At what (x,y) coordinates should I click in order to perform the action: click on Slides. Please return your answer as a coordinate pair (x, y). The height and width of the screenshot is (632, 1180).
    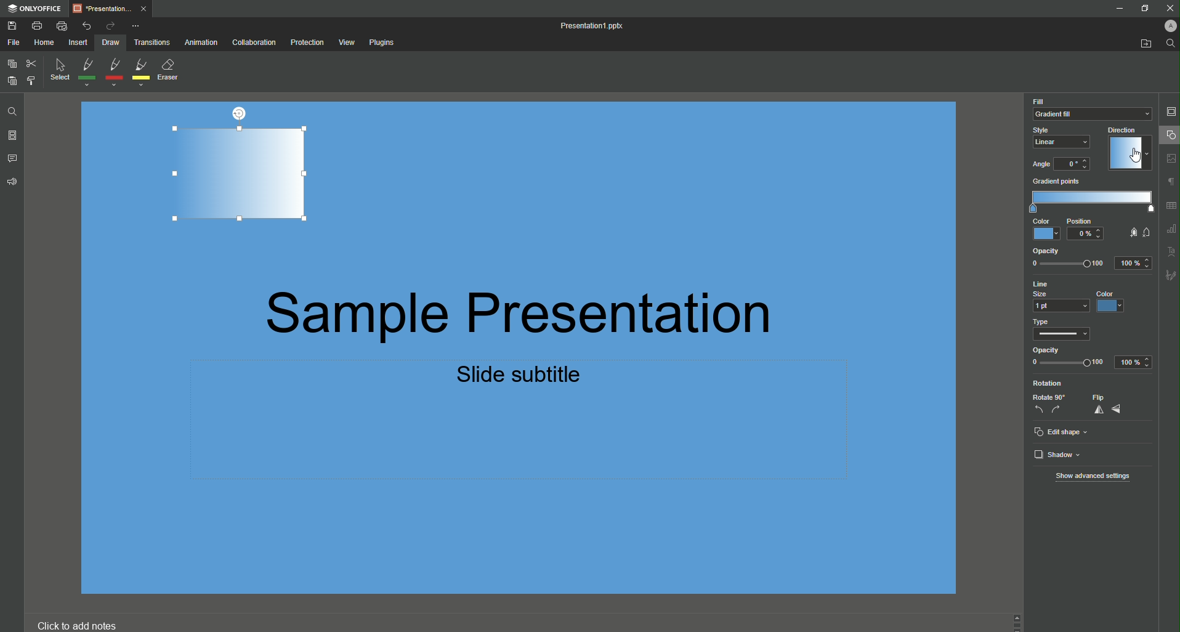
    Looking at the image, I should click on (14, 135).